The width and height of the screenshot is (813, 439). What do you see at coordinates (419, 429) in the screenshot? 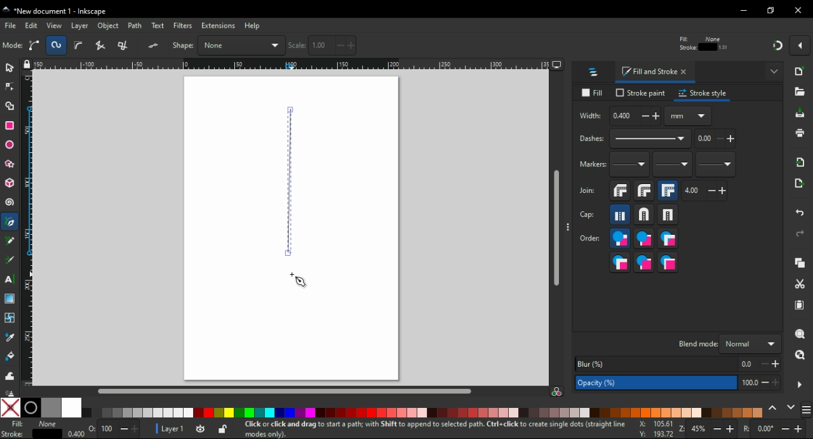
I see `Click or click and drag to start a path, with Shift to append to selected paths.` at bounding box center [419, 429].